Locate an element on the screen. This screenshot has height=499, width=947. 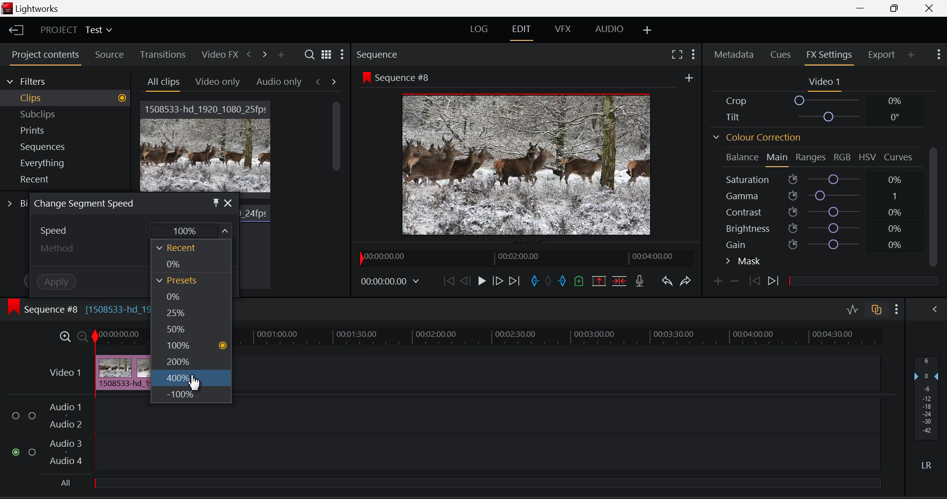
Brightness is located at coordinates (819, 230).